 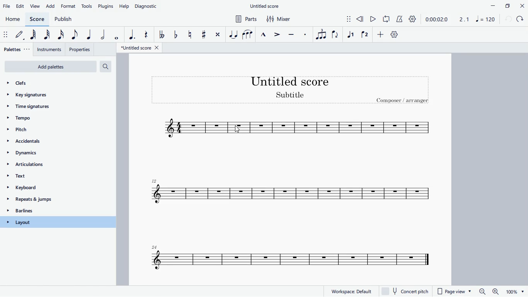 I want to click on back, so click(x=508, y=19).